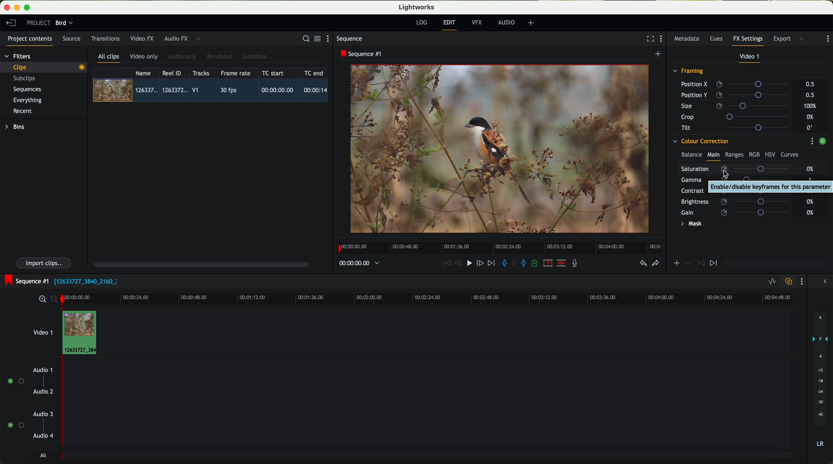 This screenshot has height=464, width=833. What do you see at coordinates (739, 202) in the screenshot?
I see `brightness` at bounding box center [739, 202].